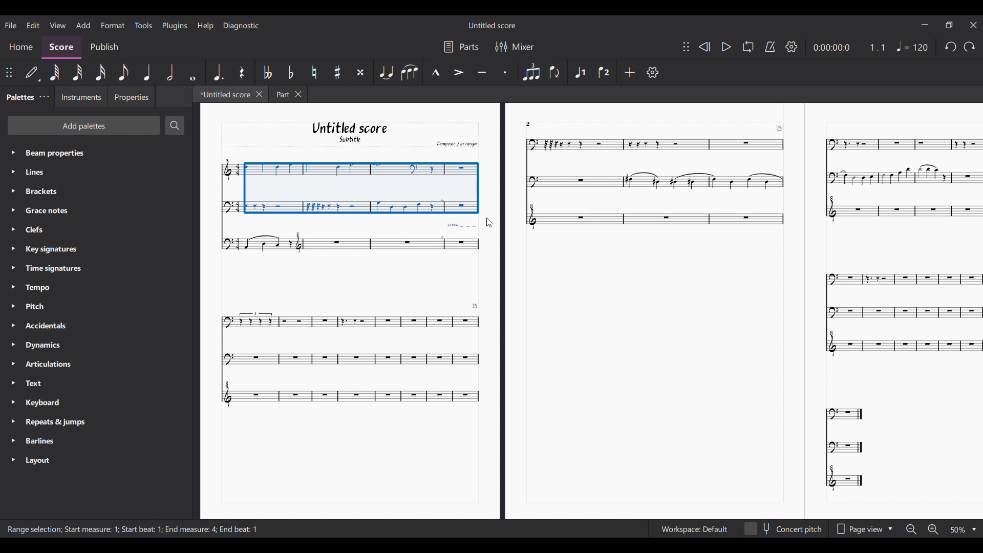 The height and width of the screenshot is (553, 983). I want to click on , so click(844, 446).